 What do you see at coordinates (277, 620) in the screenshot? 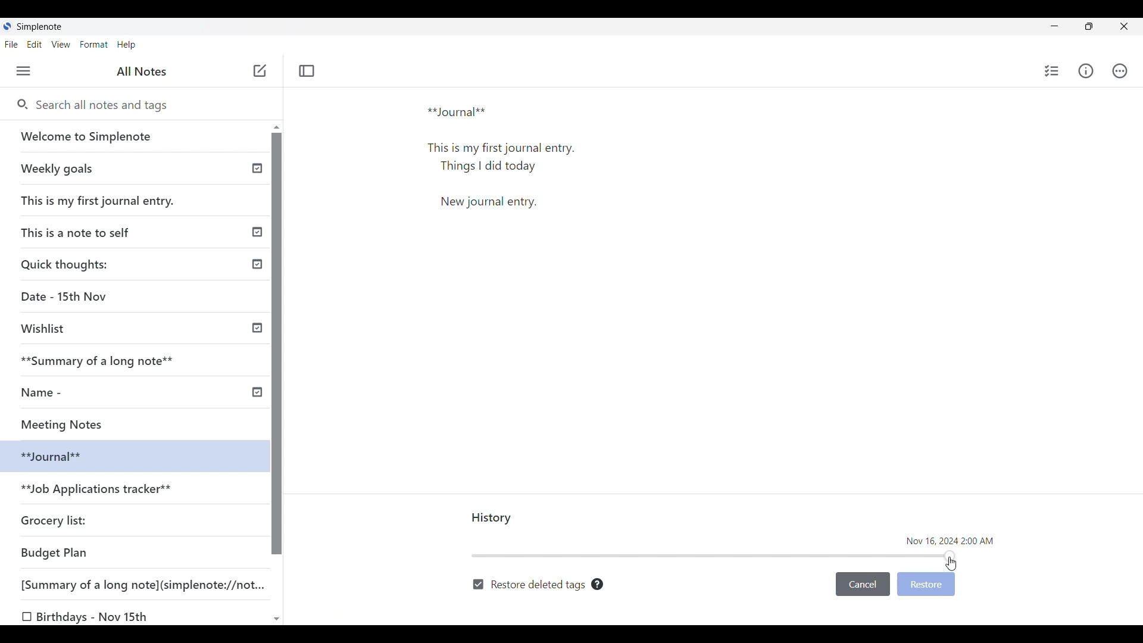
I see `Quick slide to bottom` at bounding box center [277, 620].